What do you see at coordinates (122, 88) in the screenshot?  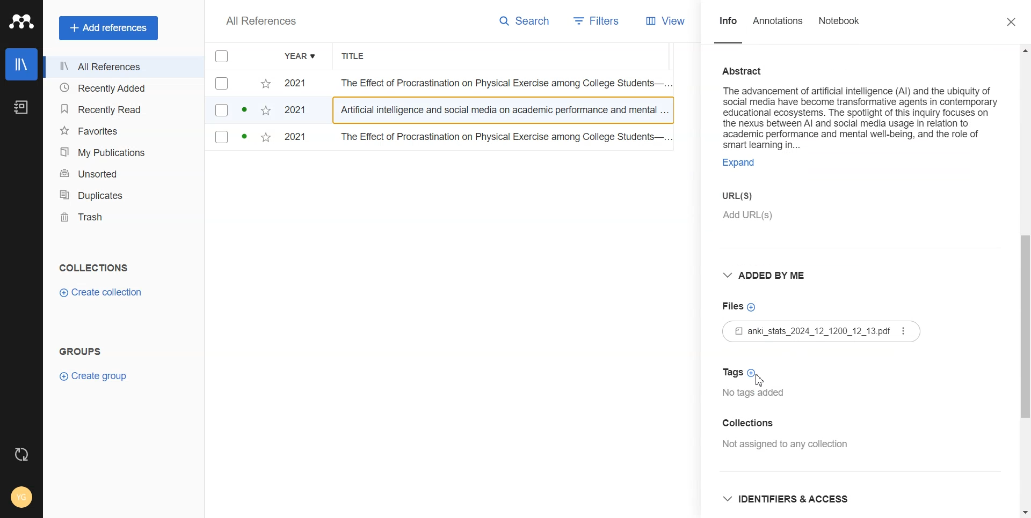 I see `Recently added` at bounding box center [122, 88].